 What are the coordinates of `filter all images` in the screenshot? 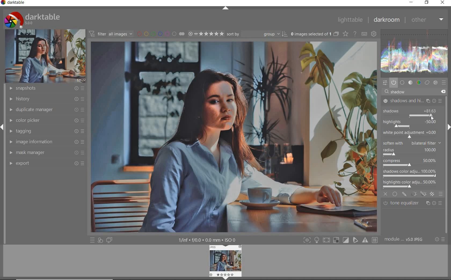 It's located at (111, 34).